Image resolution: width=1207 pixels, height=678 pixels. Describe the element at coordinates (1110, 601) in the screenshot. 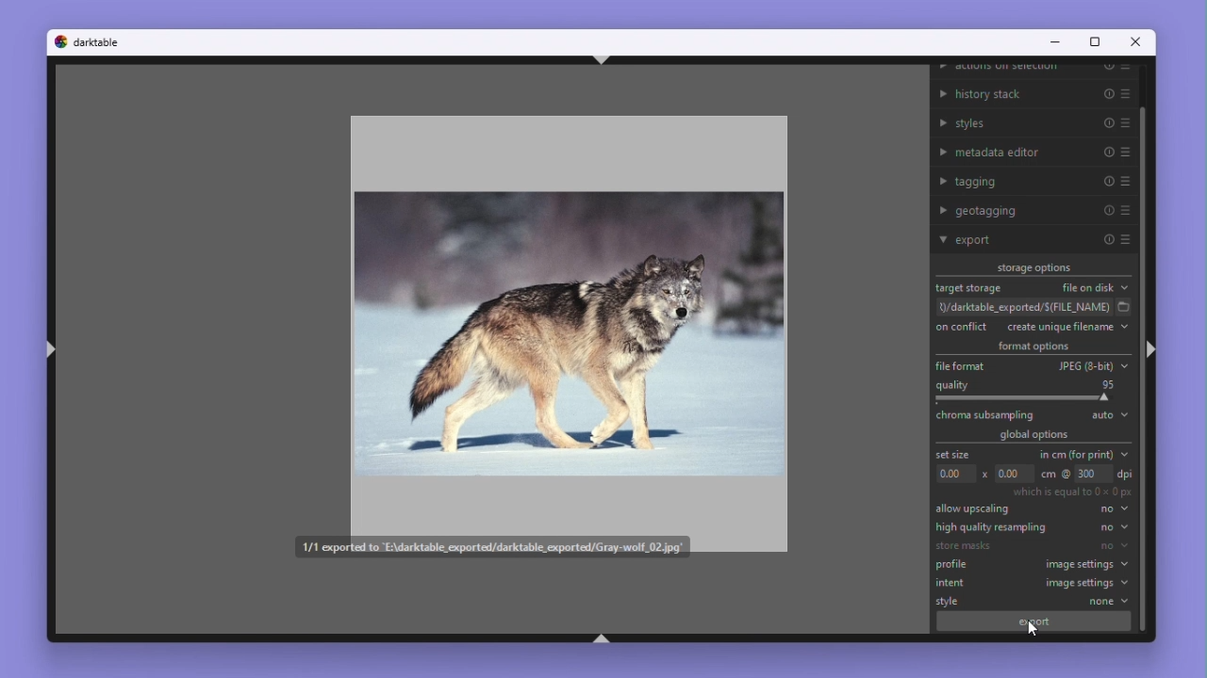

I see `none` at that location.